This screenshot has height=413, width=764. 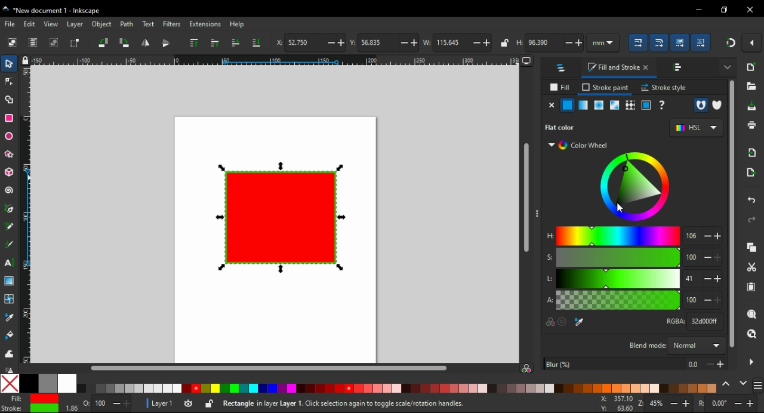 I want to click on 1.86, so click(x=70, y=408).